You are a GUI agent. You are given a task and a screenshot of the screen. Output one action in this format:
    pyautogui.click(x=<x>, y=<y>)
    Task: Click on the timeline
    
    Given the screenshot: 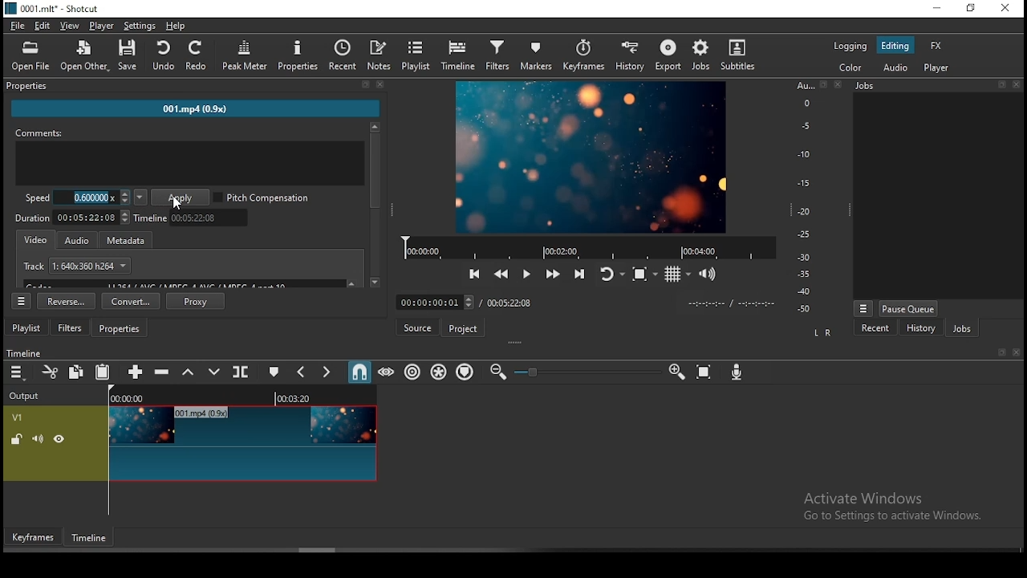 What is the action you would take?
    pyautogui.click(x=240, y=396)
    